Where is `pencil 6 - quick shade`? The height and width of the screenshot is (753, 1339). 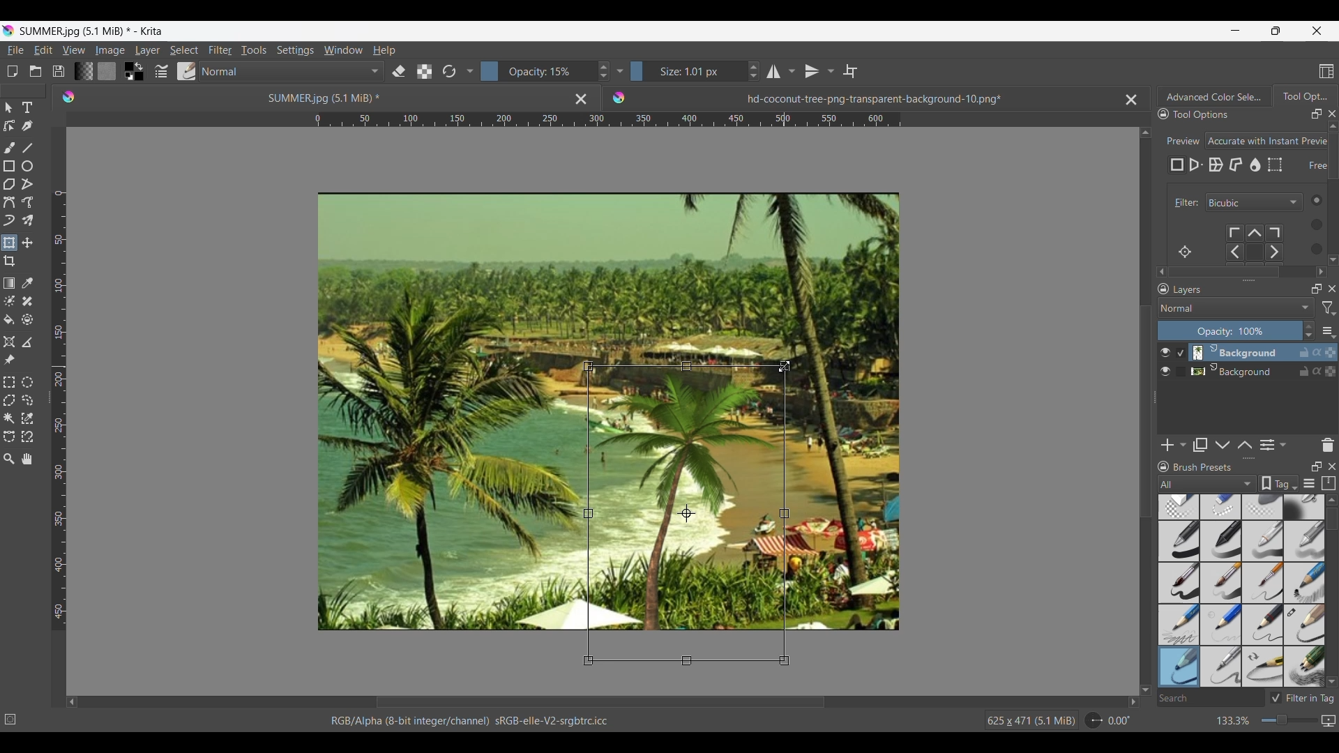 pencil 6 - quick shade is located at coordinates (1264, 666).